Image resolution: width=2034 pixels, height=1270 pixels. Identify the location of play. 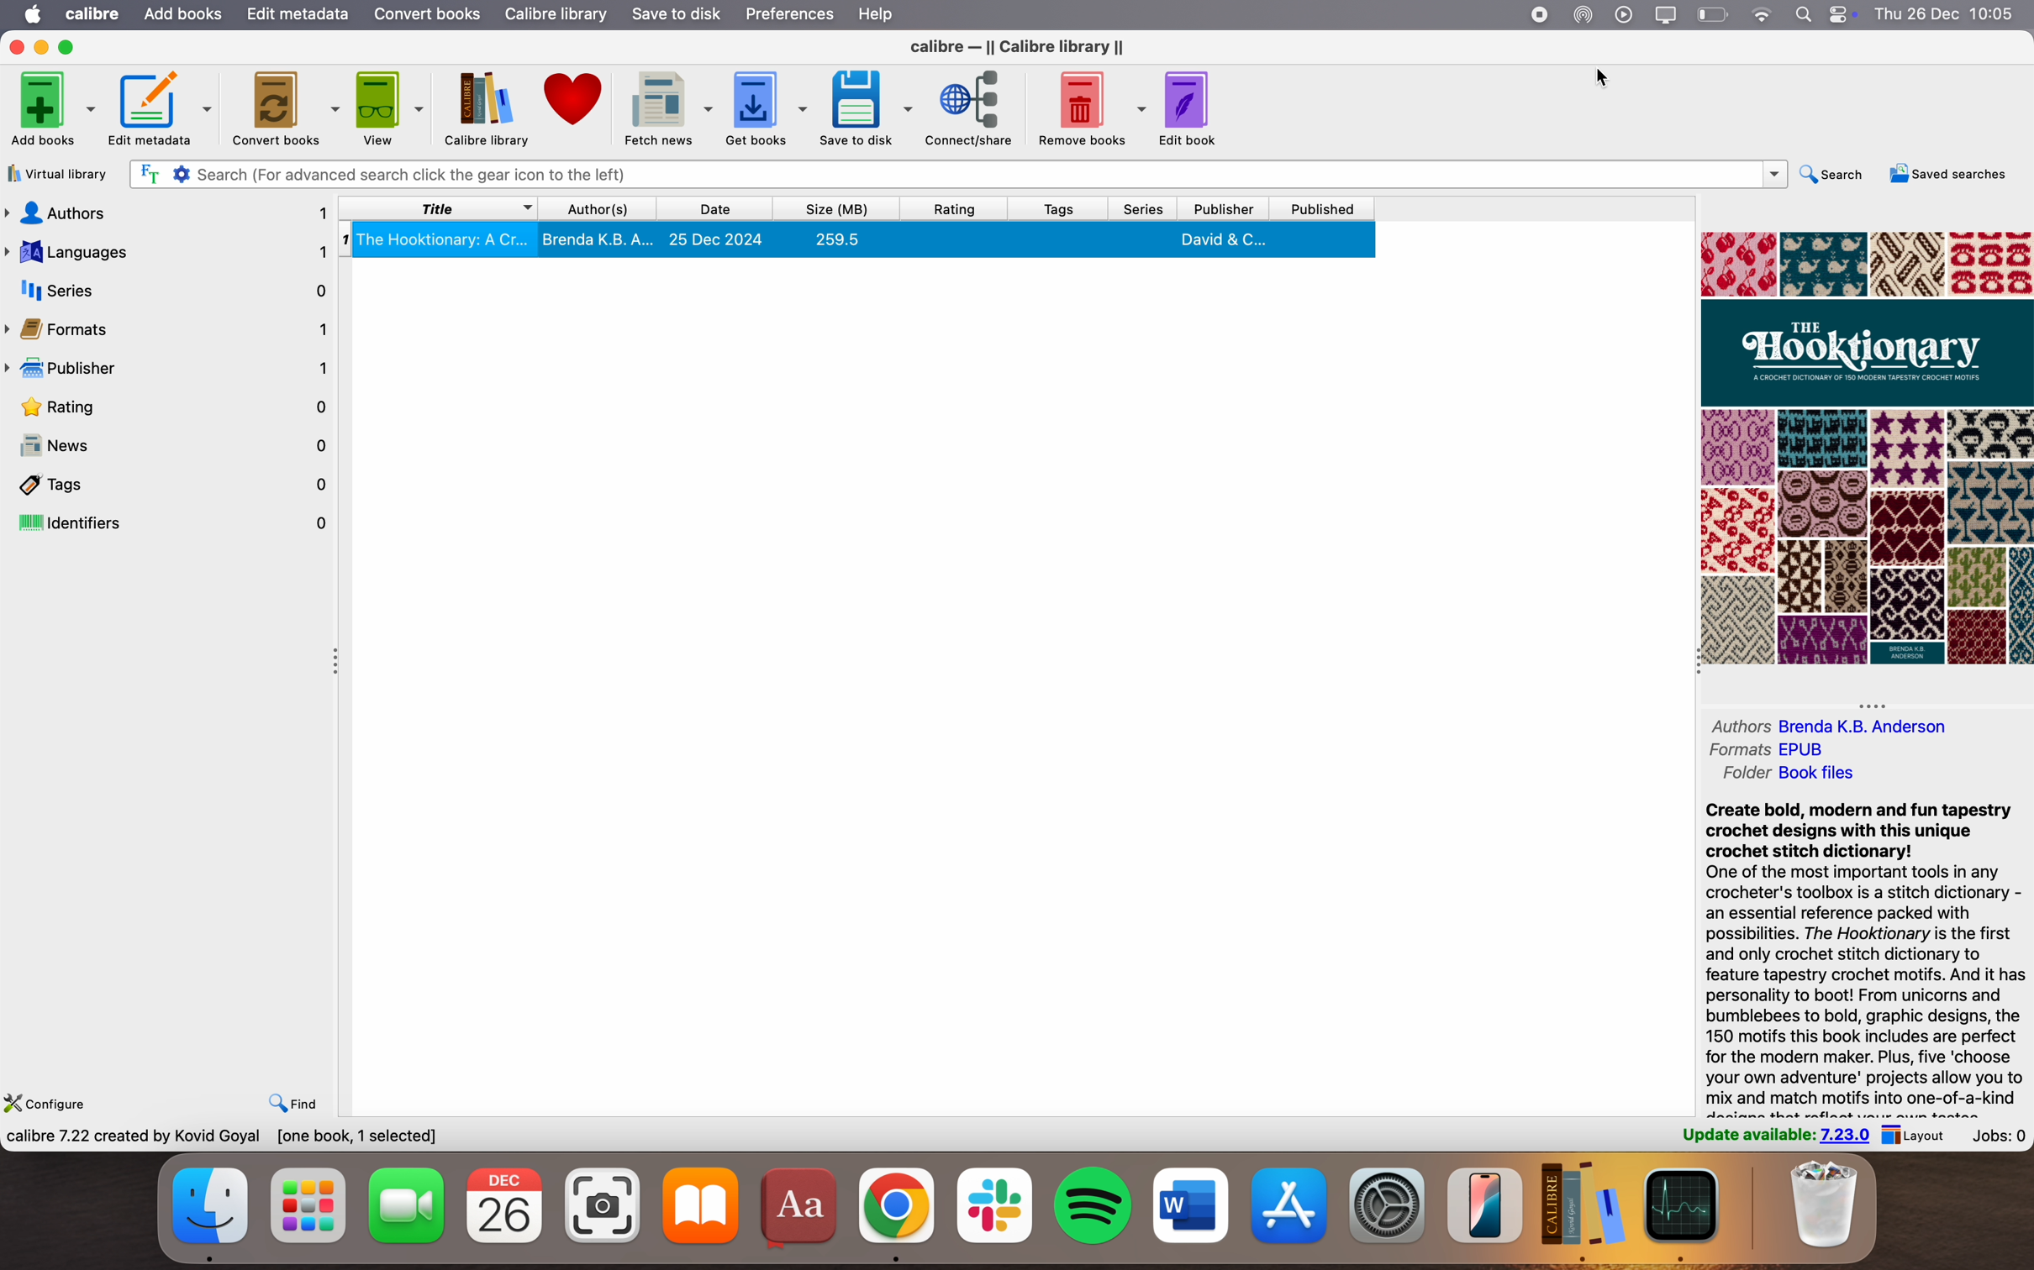
(1625, 14).